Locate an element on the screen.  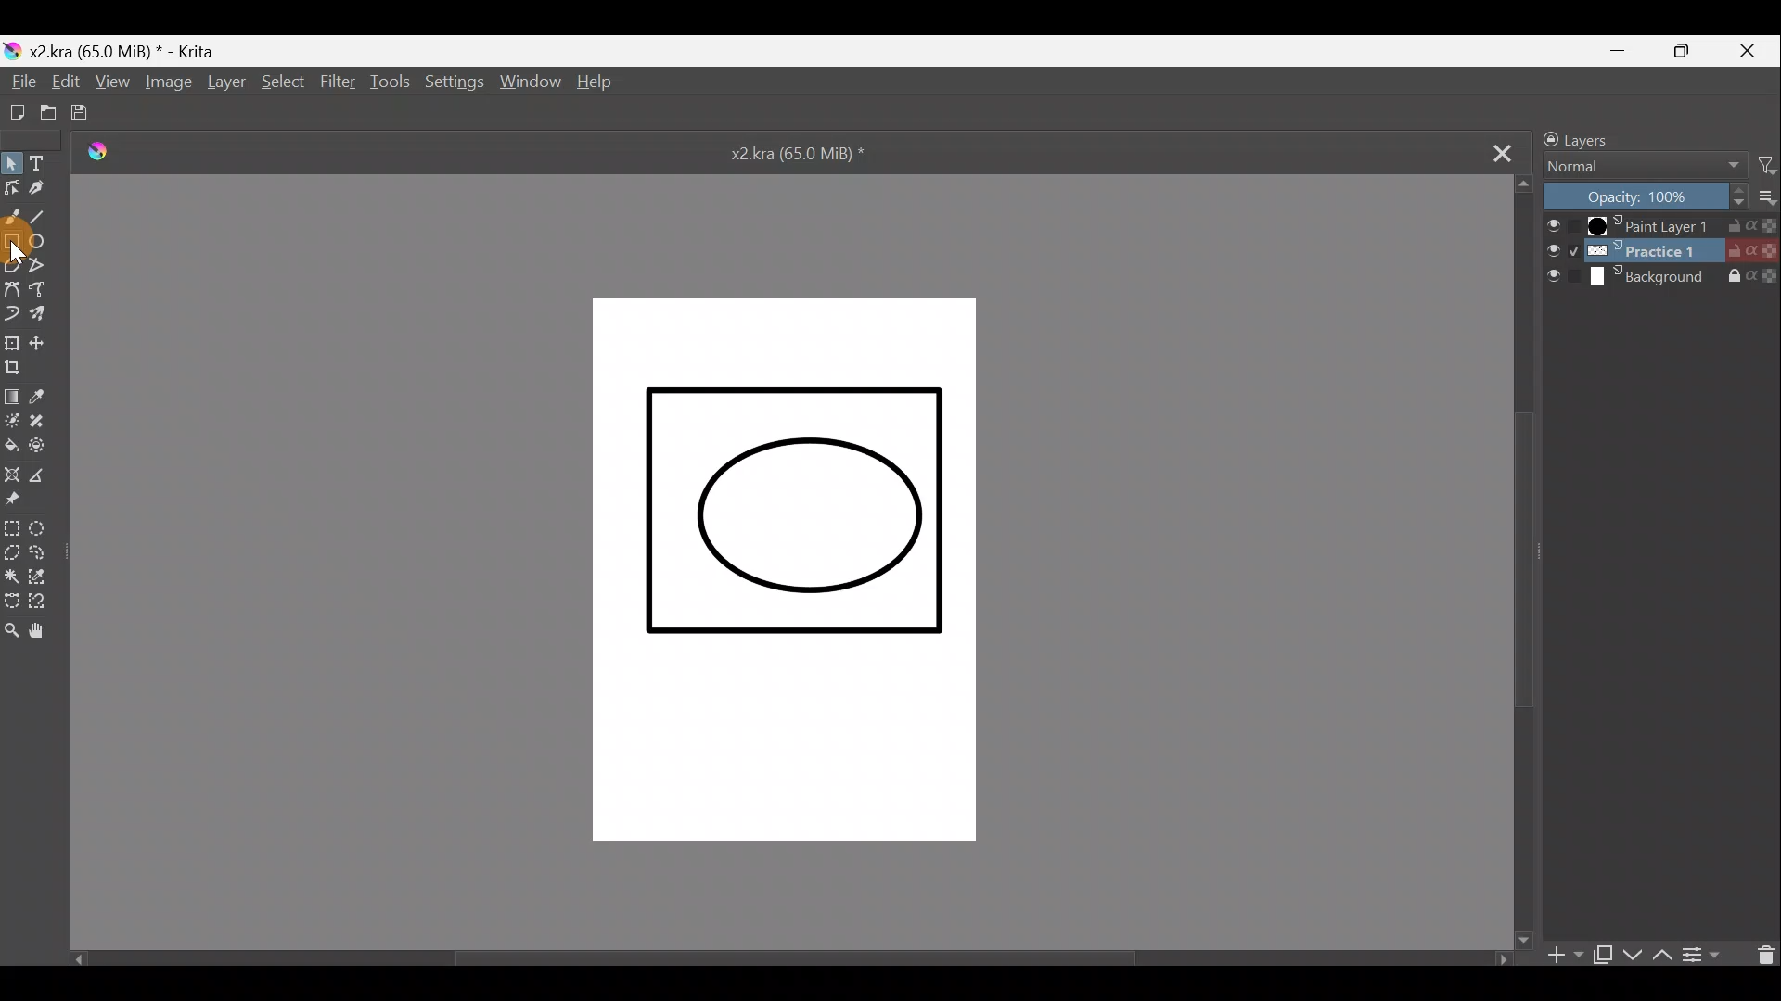
Zoom tool is located at coordinates (11, 627).